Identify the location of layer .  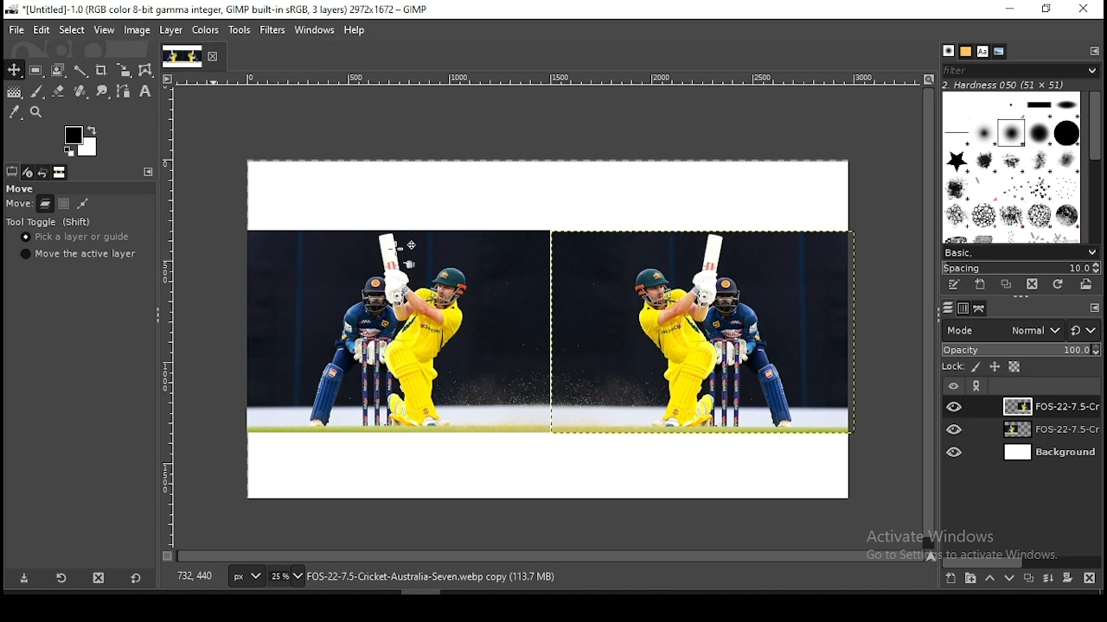
(1047, 406).